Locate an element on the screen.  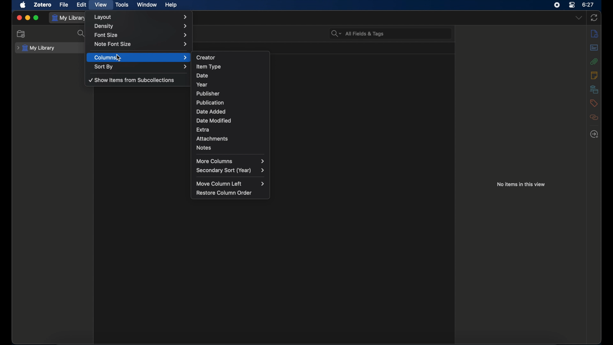
related is located at coordinates (594, 117).